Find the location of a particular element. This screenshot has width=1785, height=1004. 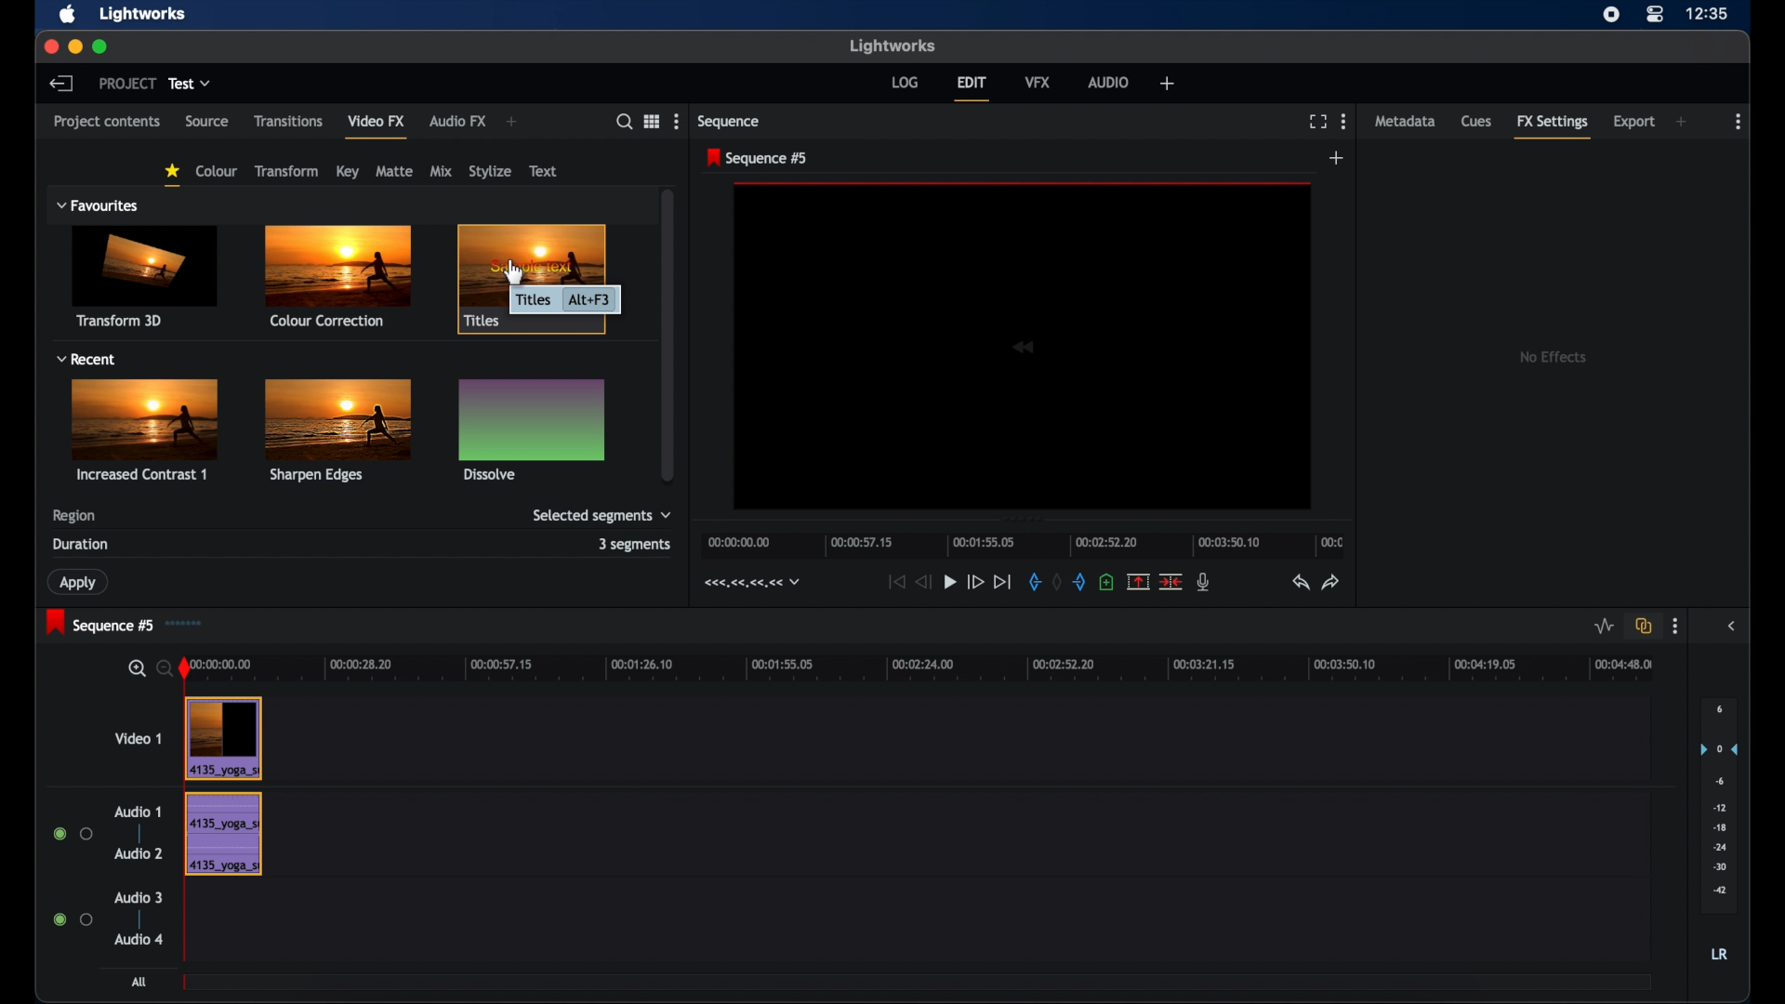

filters is located at coordinates (77, 164).